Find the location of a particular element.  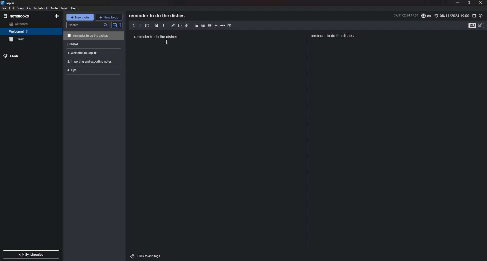

toggle editor layout is located at coordinates (474, 16).